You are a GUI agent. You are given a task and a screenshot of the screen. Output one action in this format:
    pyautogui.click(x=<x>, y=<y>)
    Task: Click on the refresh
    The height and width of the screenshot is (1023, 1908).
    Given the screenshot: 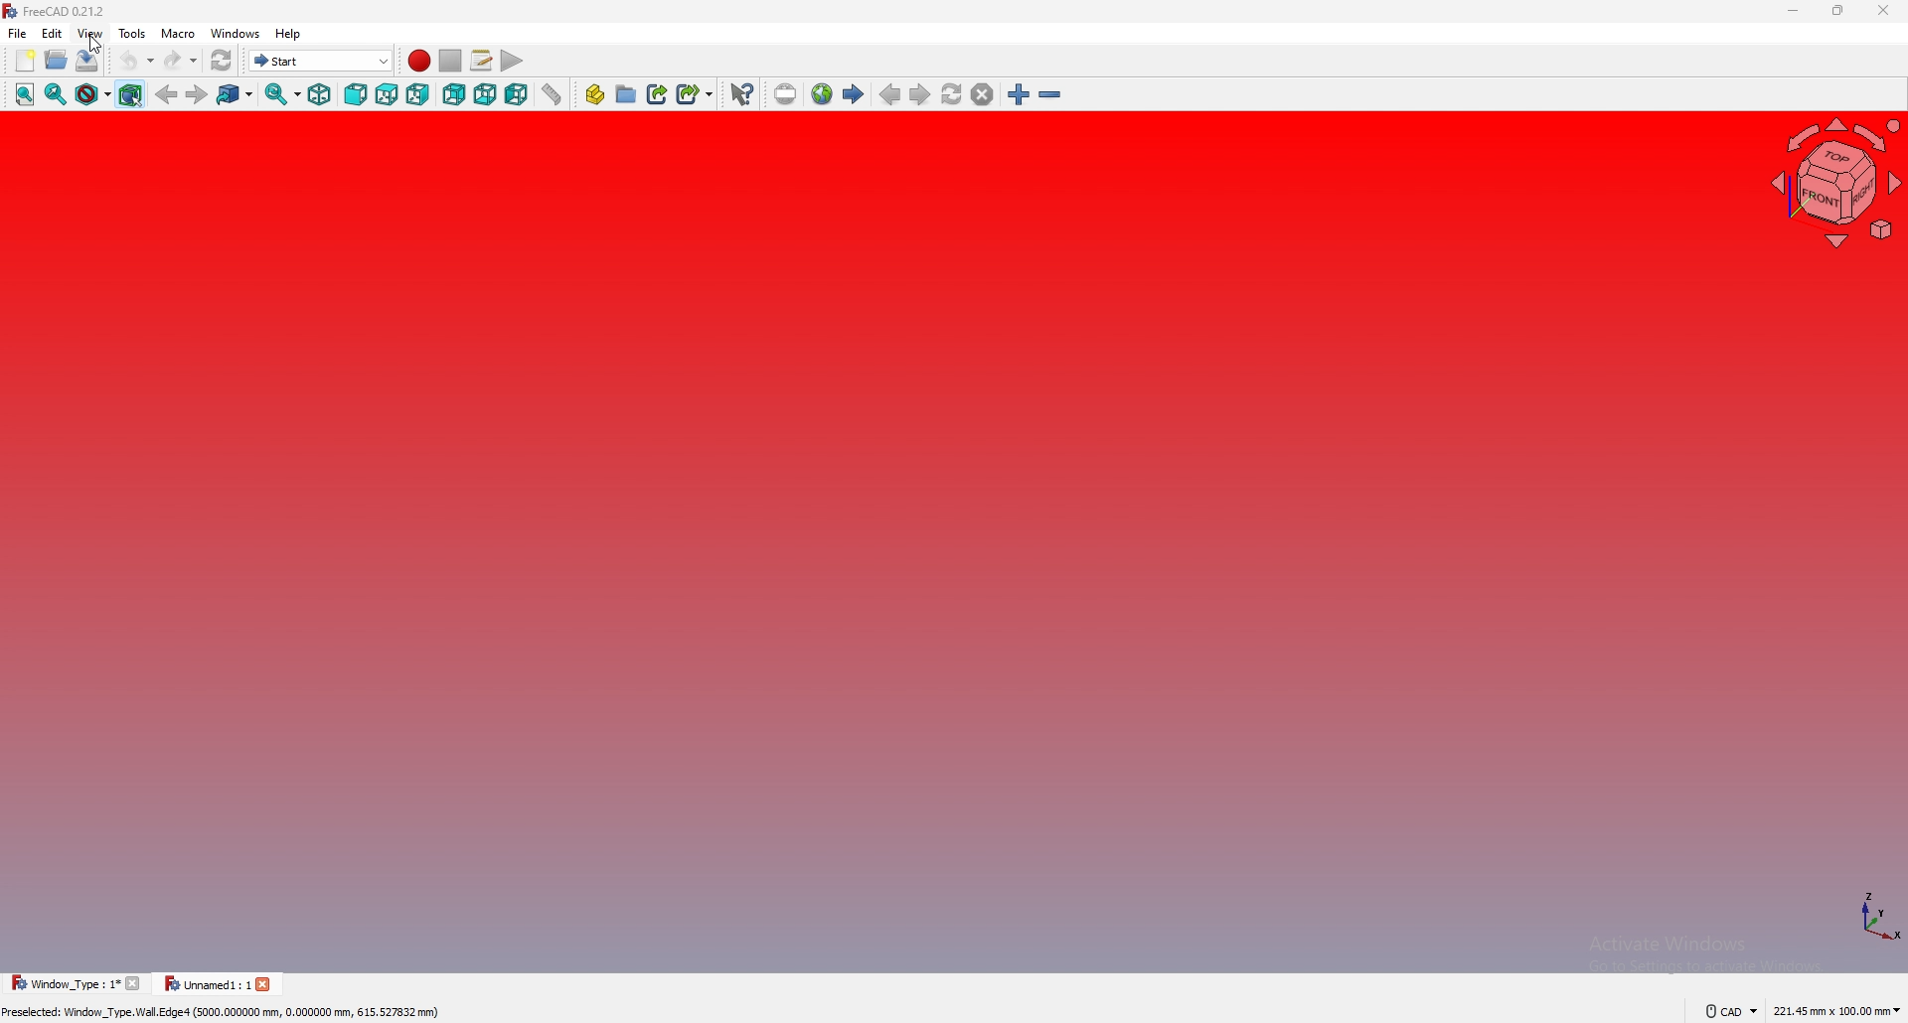 What is the action you would take?
    pyautogui.click(x=222, y=60)
    